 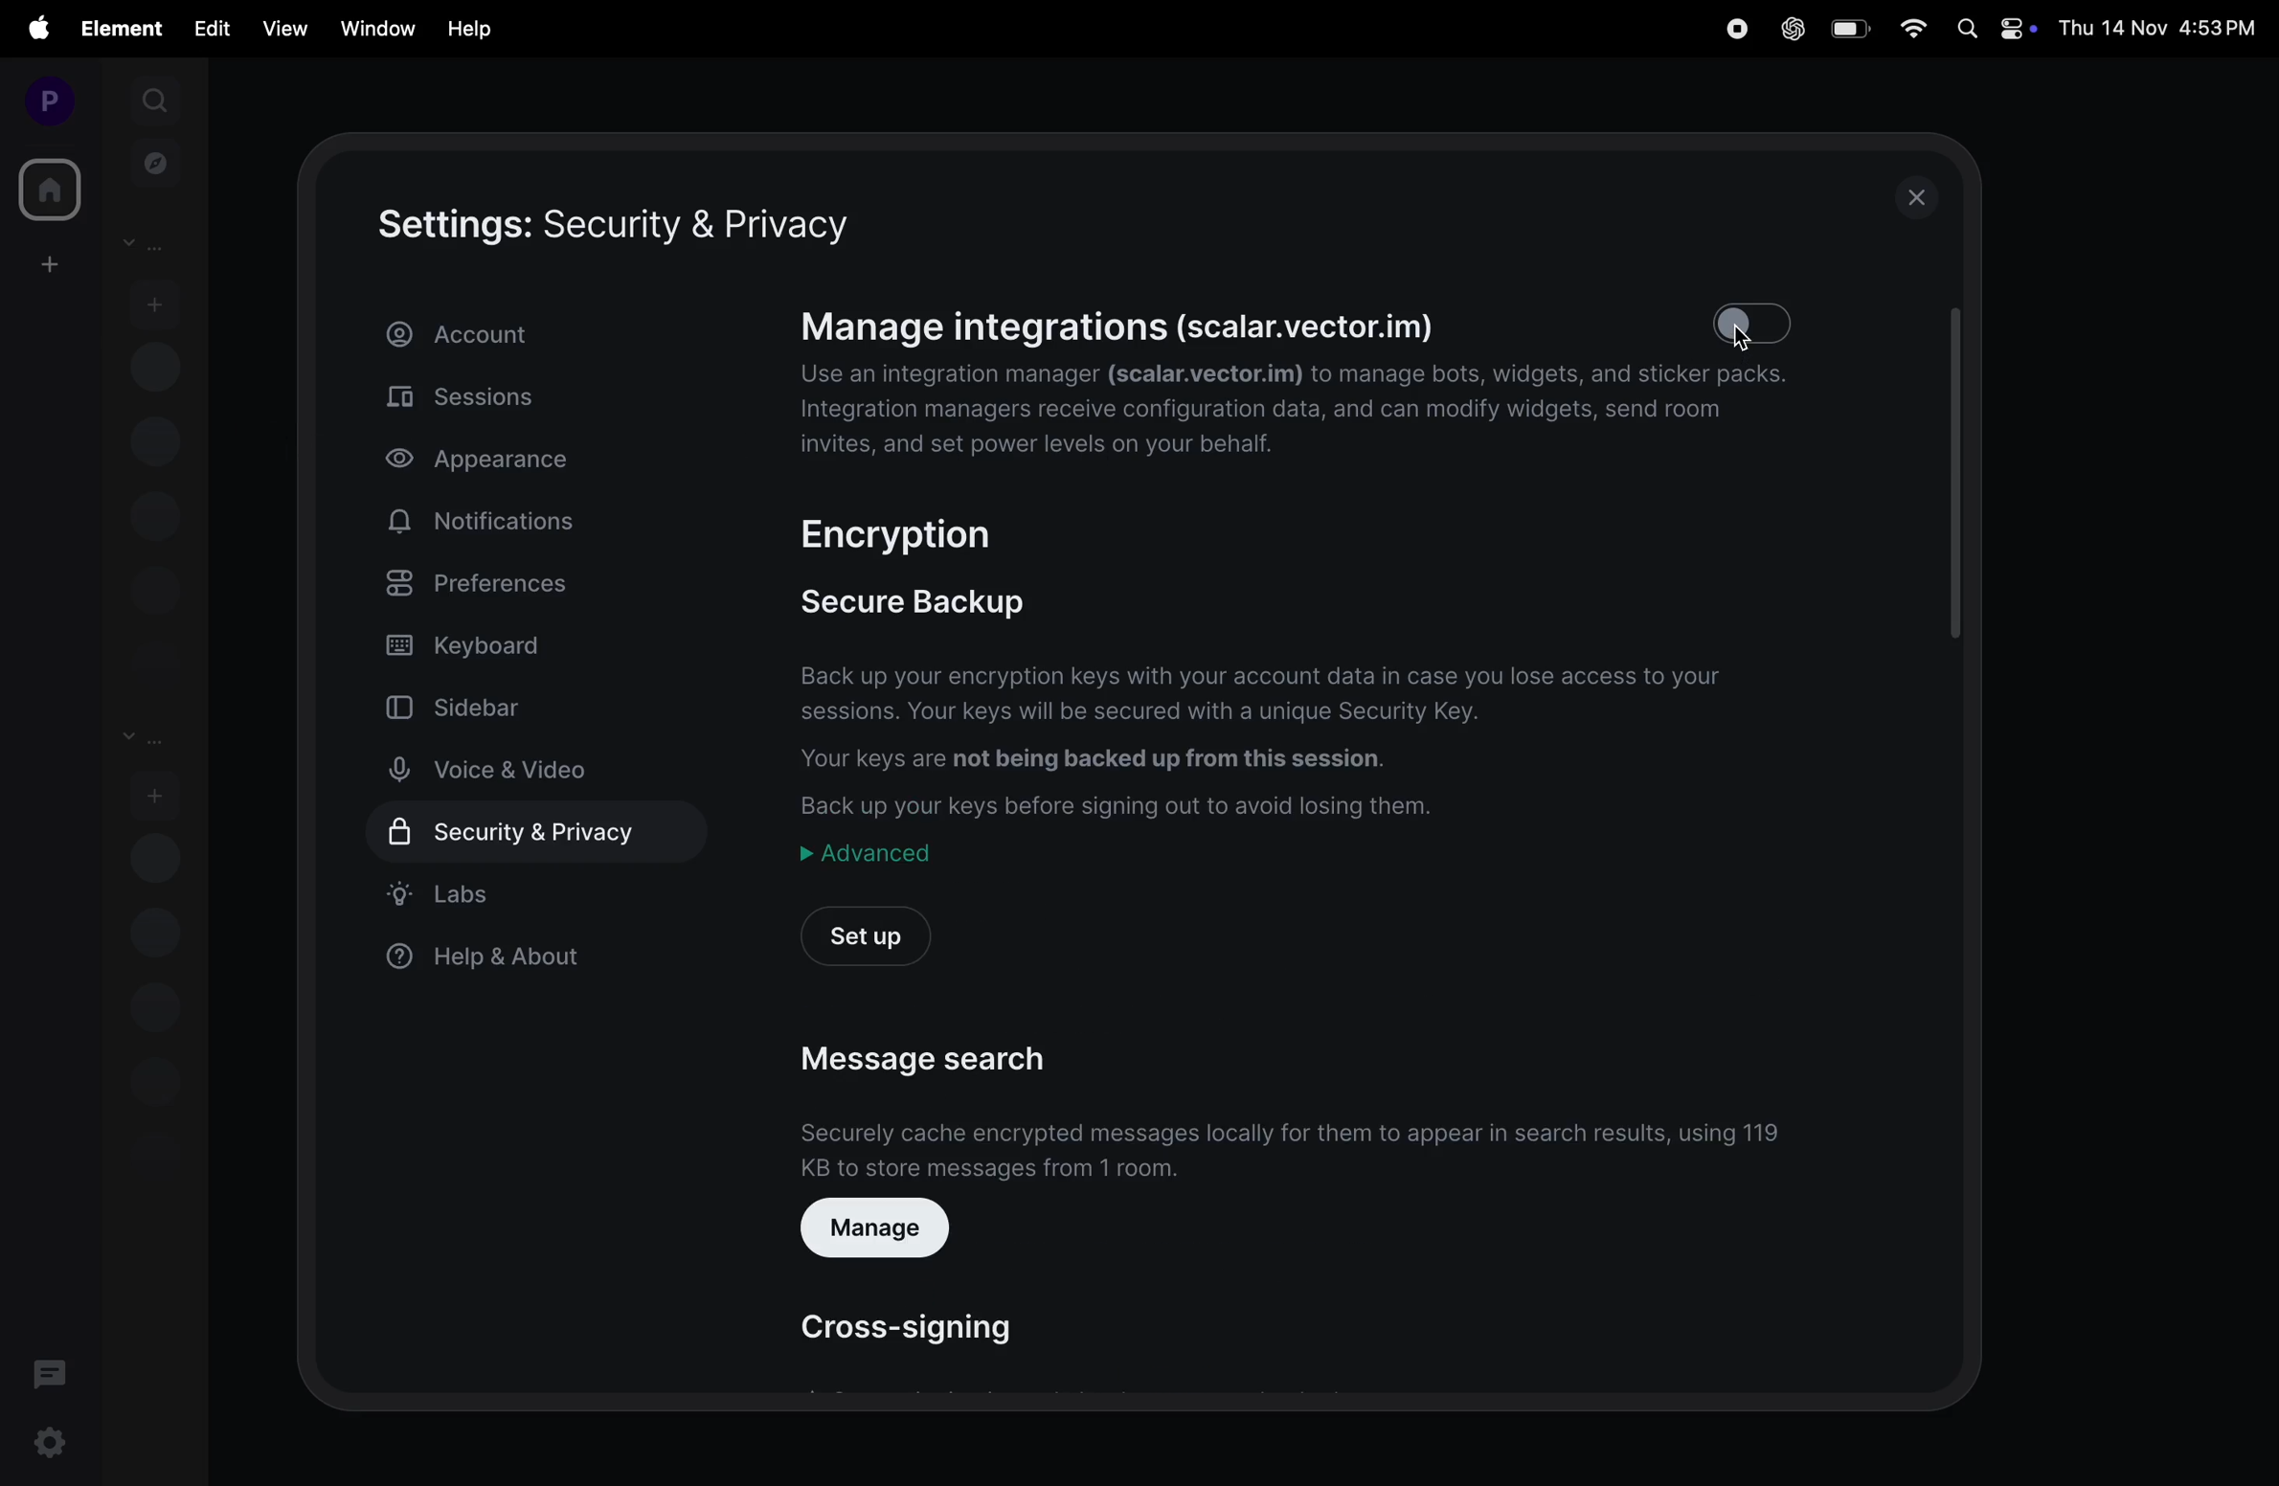 I want to click on sessions, so click(x=462, y=398).